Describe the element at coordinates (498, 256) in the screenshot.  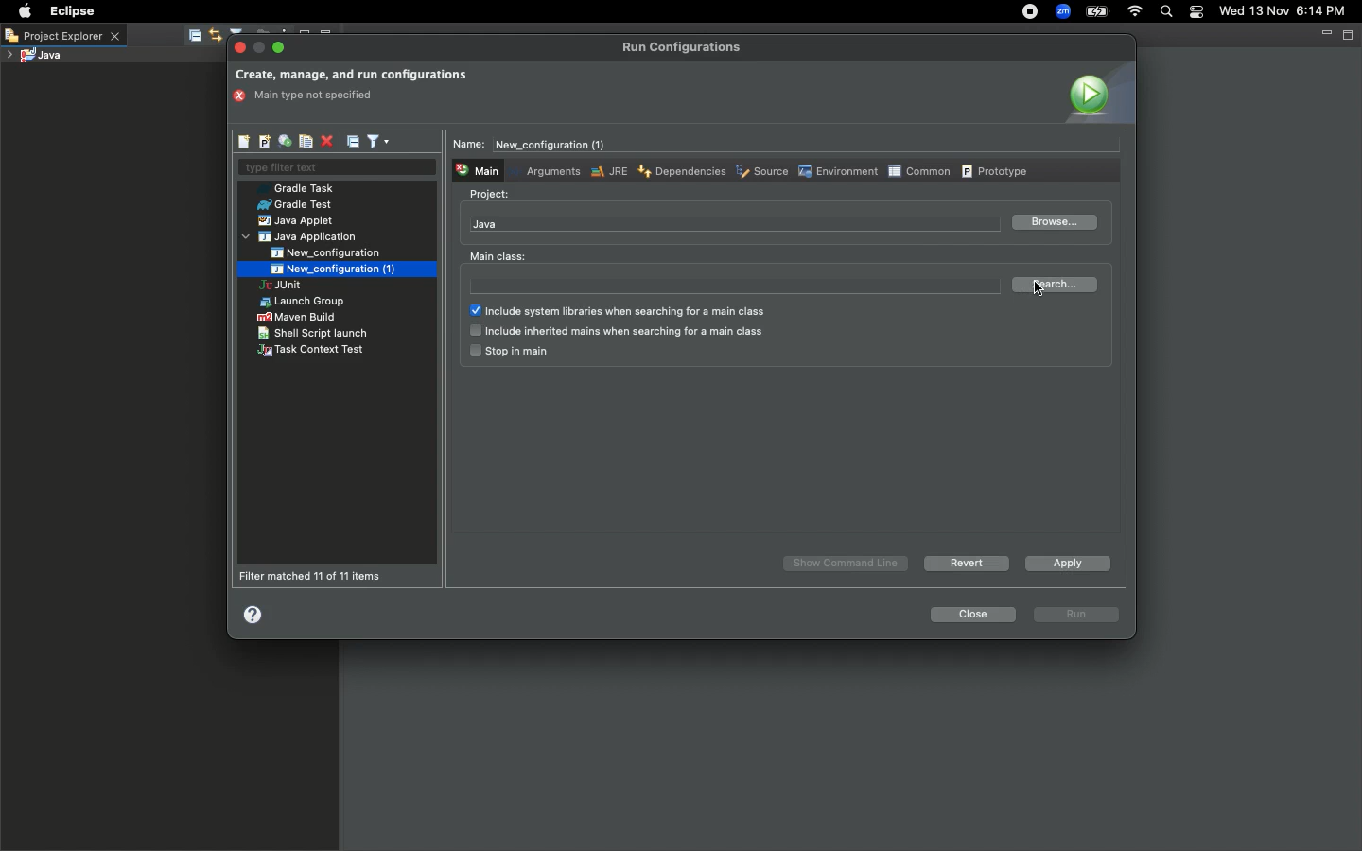
I see `Main class:` at that location.